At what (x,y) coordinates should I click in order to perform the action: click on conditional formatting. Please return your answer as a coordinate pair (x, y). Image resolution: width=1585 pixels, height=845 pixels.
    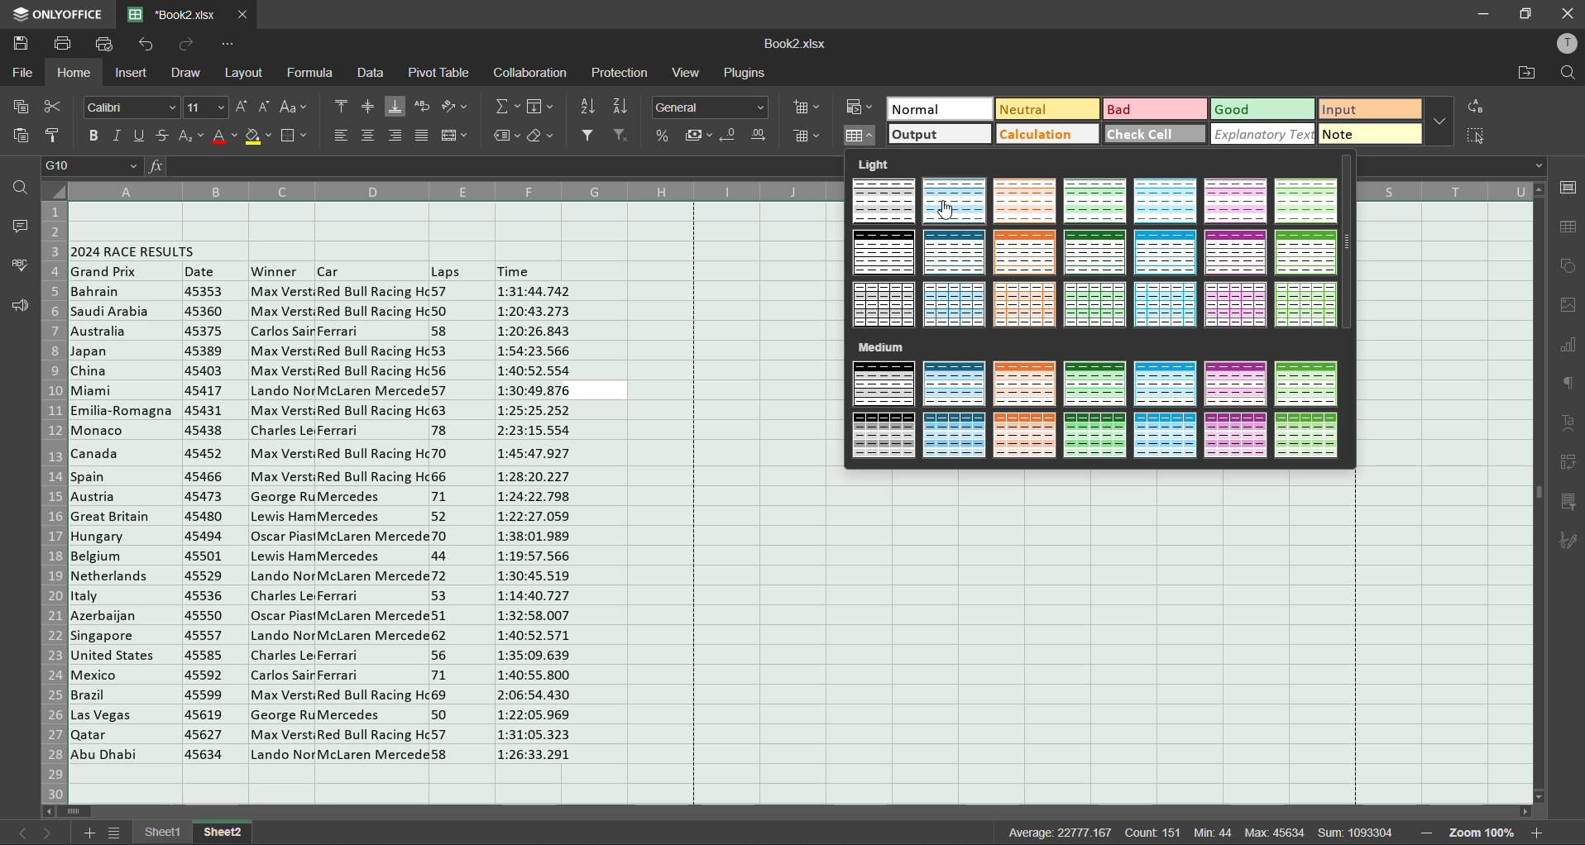
    Looking at the image, I should click on (858, 105).